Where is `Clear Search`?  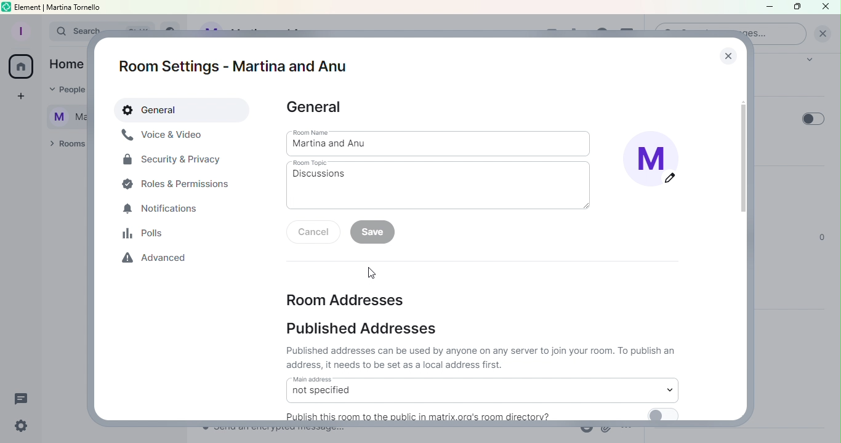
Clear Search is located at coordinates (823, 34).